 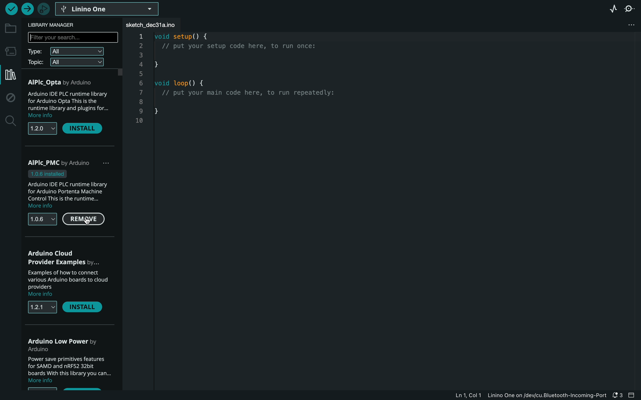 I want to click on search bar, so click(x=72, y=38).